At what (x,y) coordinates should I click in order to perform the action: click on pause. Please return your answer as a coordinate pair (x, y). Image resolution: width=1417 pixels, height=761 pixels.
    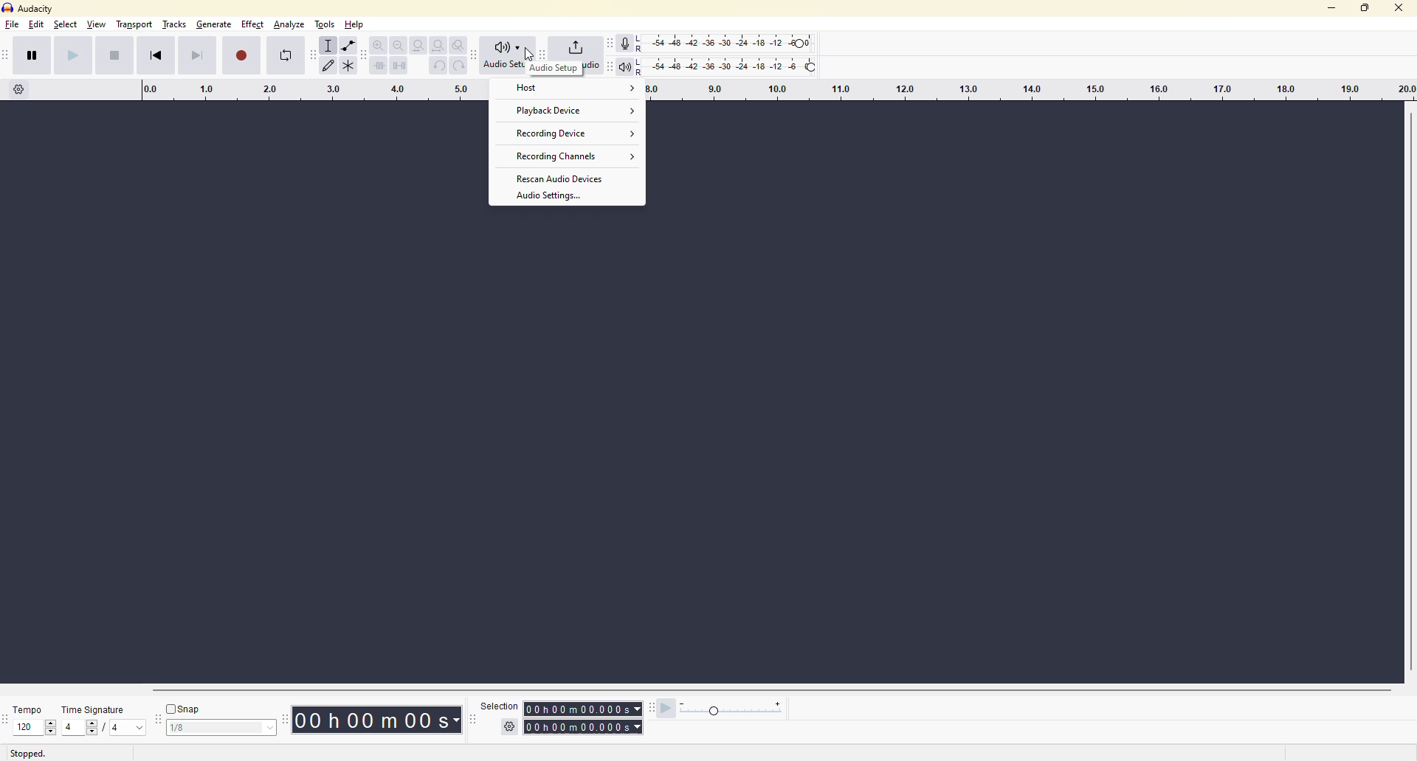
    Looking at the image, I should click on (33, 54).